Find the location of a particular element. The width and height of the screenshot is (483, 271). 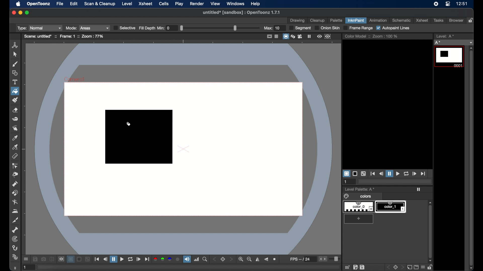

unlock is located at coordinates (430, 267).